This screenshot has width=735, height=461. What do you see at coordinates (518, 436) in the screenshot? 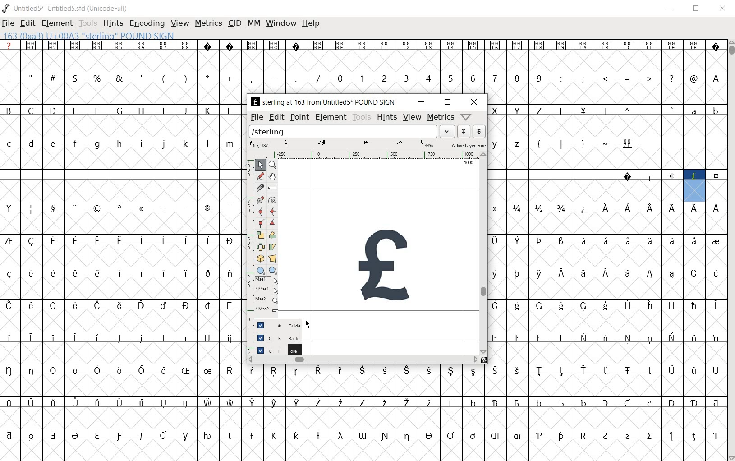
I see `Symbol` at bounding box center [518, 436].